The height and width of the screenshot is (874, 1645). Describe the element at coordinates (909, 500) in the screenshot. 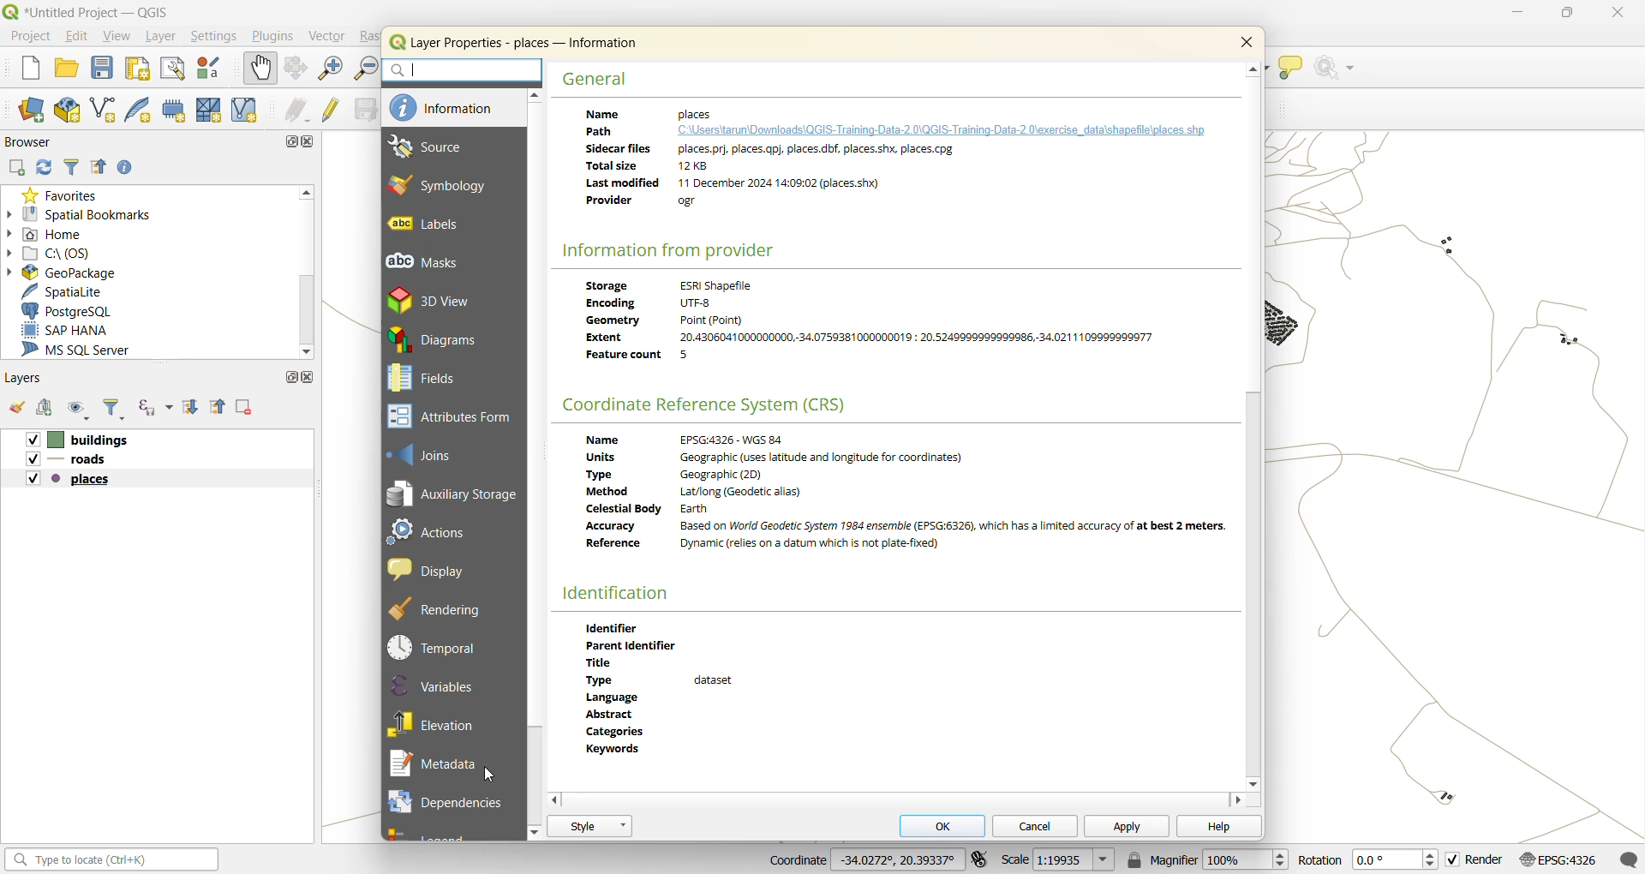

I see `crs metadata` at that location.